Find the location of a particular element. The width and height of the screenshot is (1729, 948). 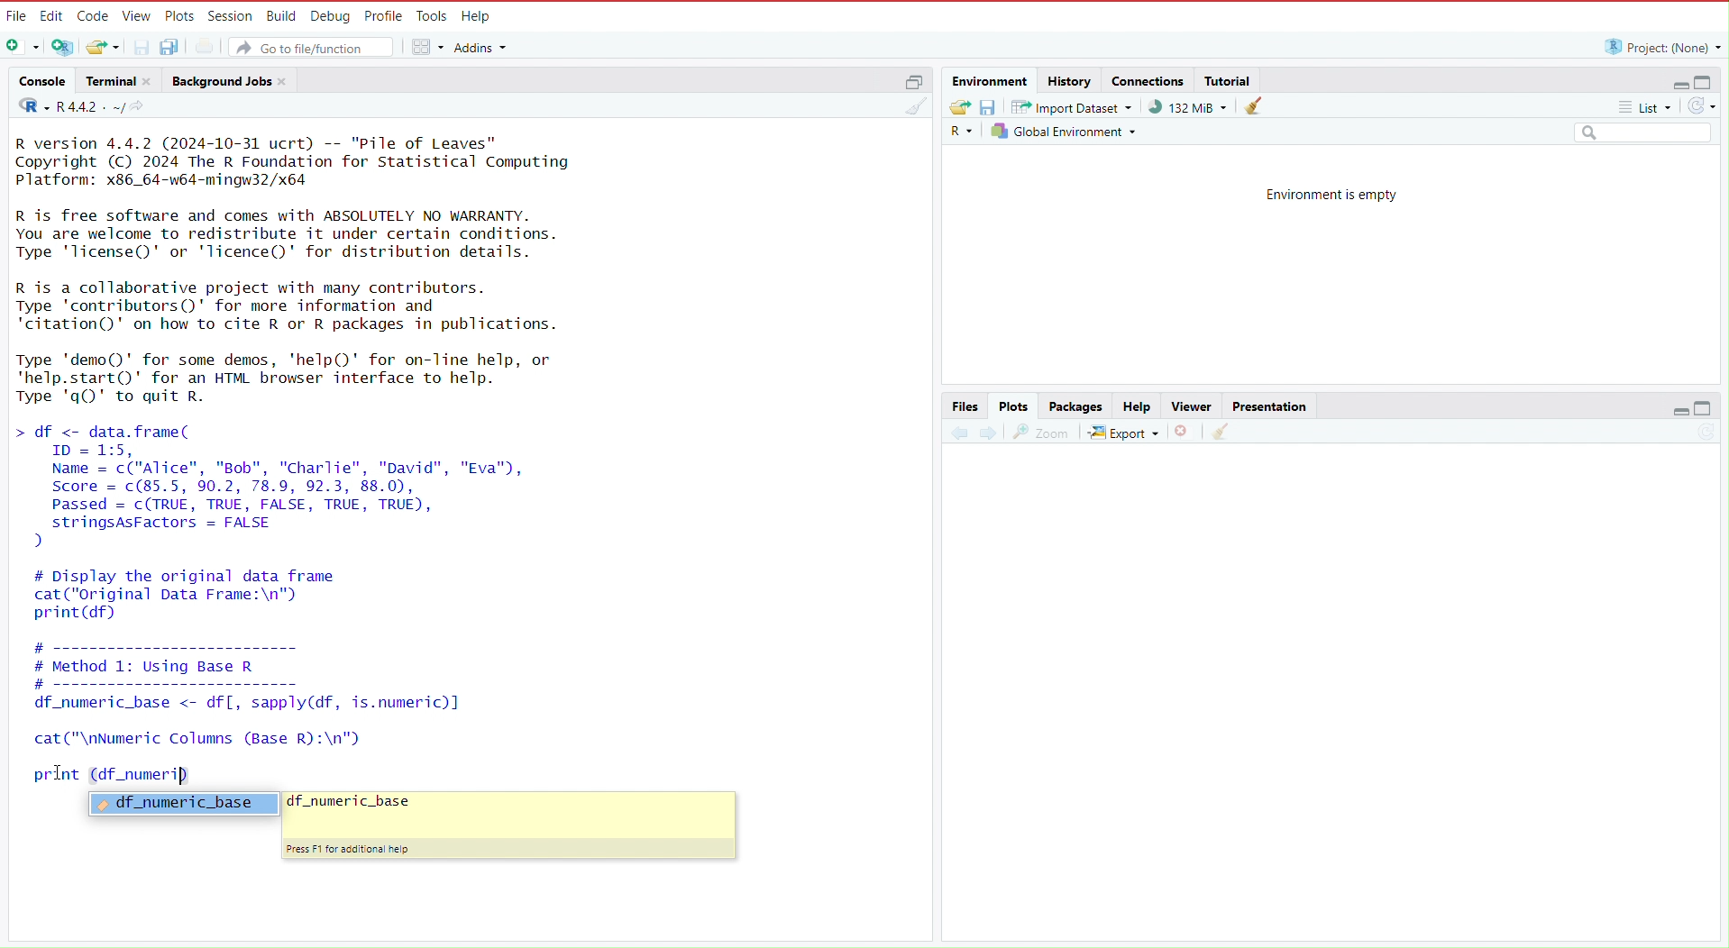

Profile is located at coordinates (384, 14).